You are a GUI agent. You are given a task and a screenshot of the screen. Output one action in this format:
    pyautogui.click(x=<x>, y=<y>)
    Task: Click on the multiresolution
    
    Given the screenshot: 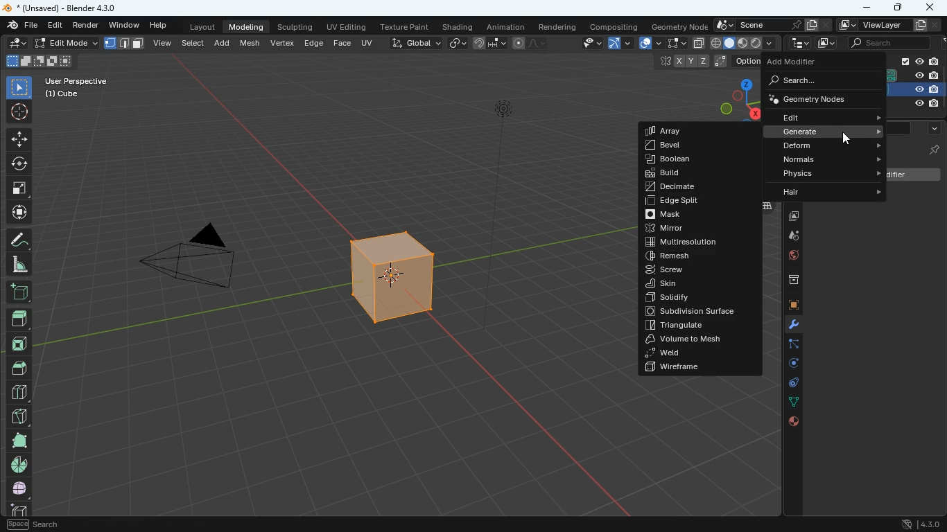 What is the action you would take?
    pyautogui.click(x=693, y=243)
    